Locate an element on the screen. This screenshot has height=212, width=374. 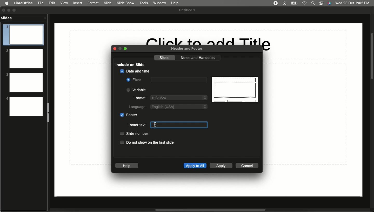
Minimize is located at coordinates (10, 10).